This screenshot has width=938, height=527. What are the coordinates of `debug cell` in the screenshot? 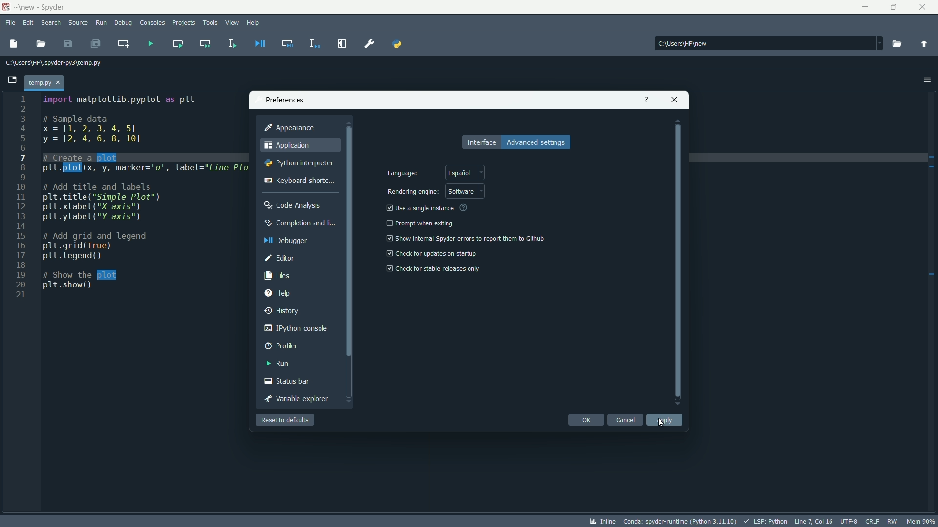 It's located at (288, 43).